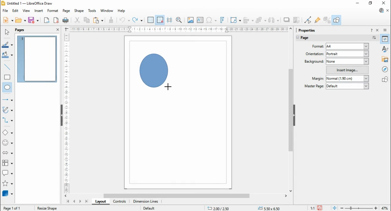 The image size is (391, 211). Describe the element at coordinates (100, 201) in the screenshot. I see `layout` at that location.